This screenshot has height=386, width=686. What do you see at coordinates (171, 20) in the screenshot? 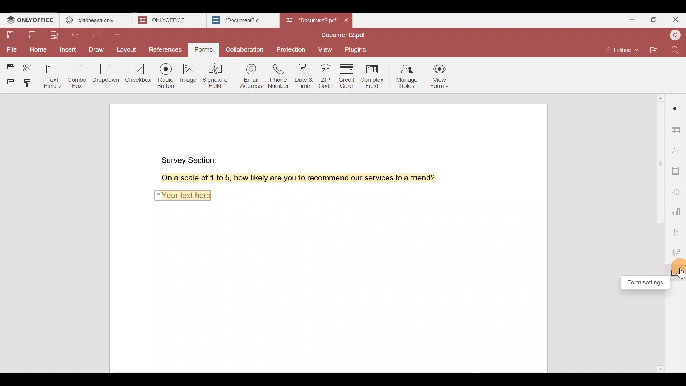
I see `ONLYOFFICE` at bounding box center [171, 20].